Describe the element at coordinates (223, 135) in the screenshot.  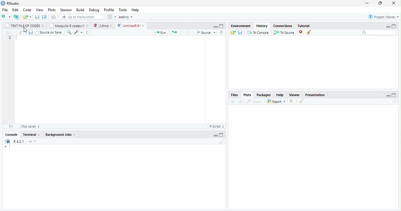
I see `maximize` at that location.